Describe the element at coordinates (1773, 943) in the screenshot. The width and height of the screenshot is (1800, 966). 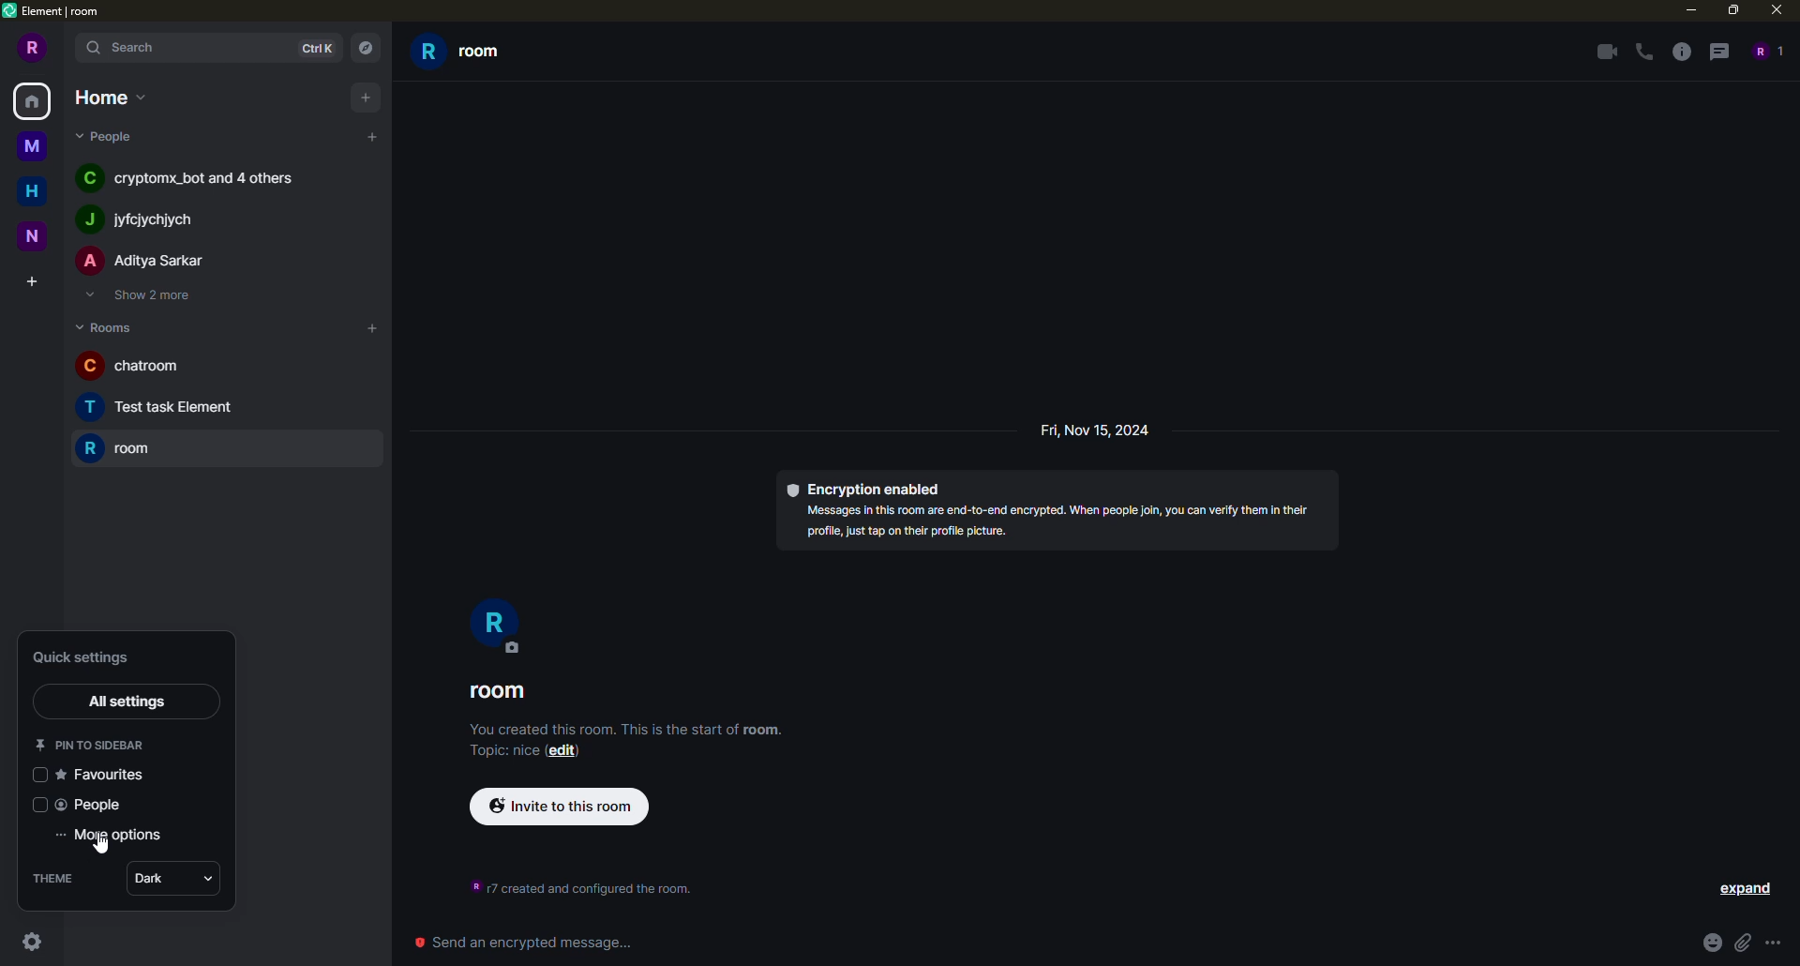
I see `more` at that location.